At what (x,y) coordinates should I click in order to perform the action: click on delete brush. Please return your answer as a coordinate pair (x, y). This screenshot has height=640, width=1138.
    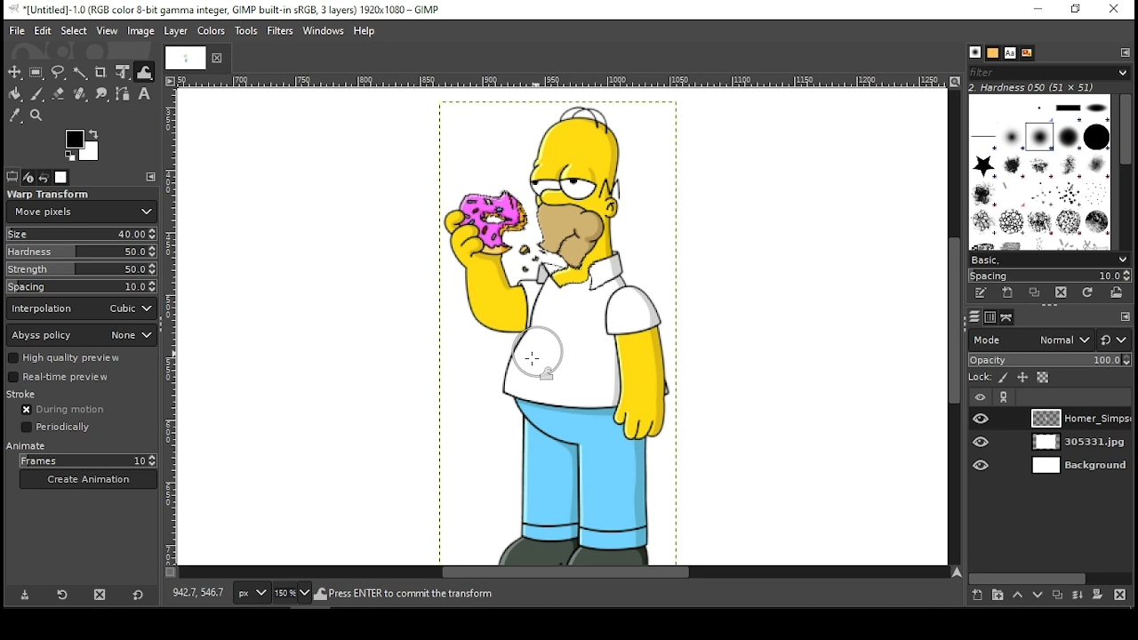
    Looking at the image, I should click on (1061, 292).